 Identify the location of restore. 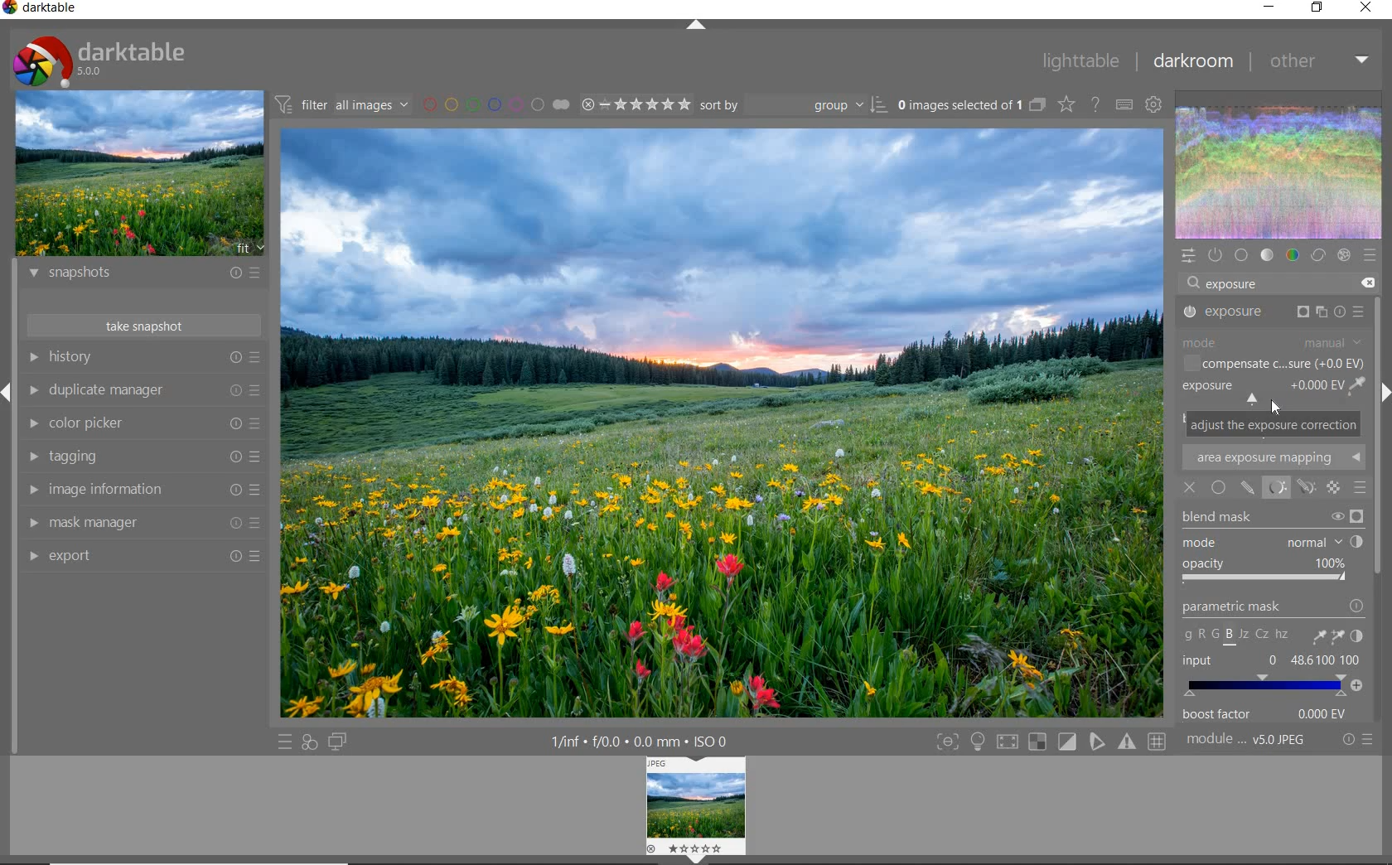
(1319, 8).